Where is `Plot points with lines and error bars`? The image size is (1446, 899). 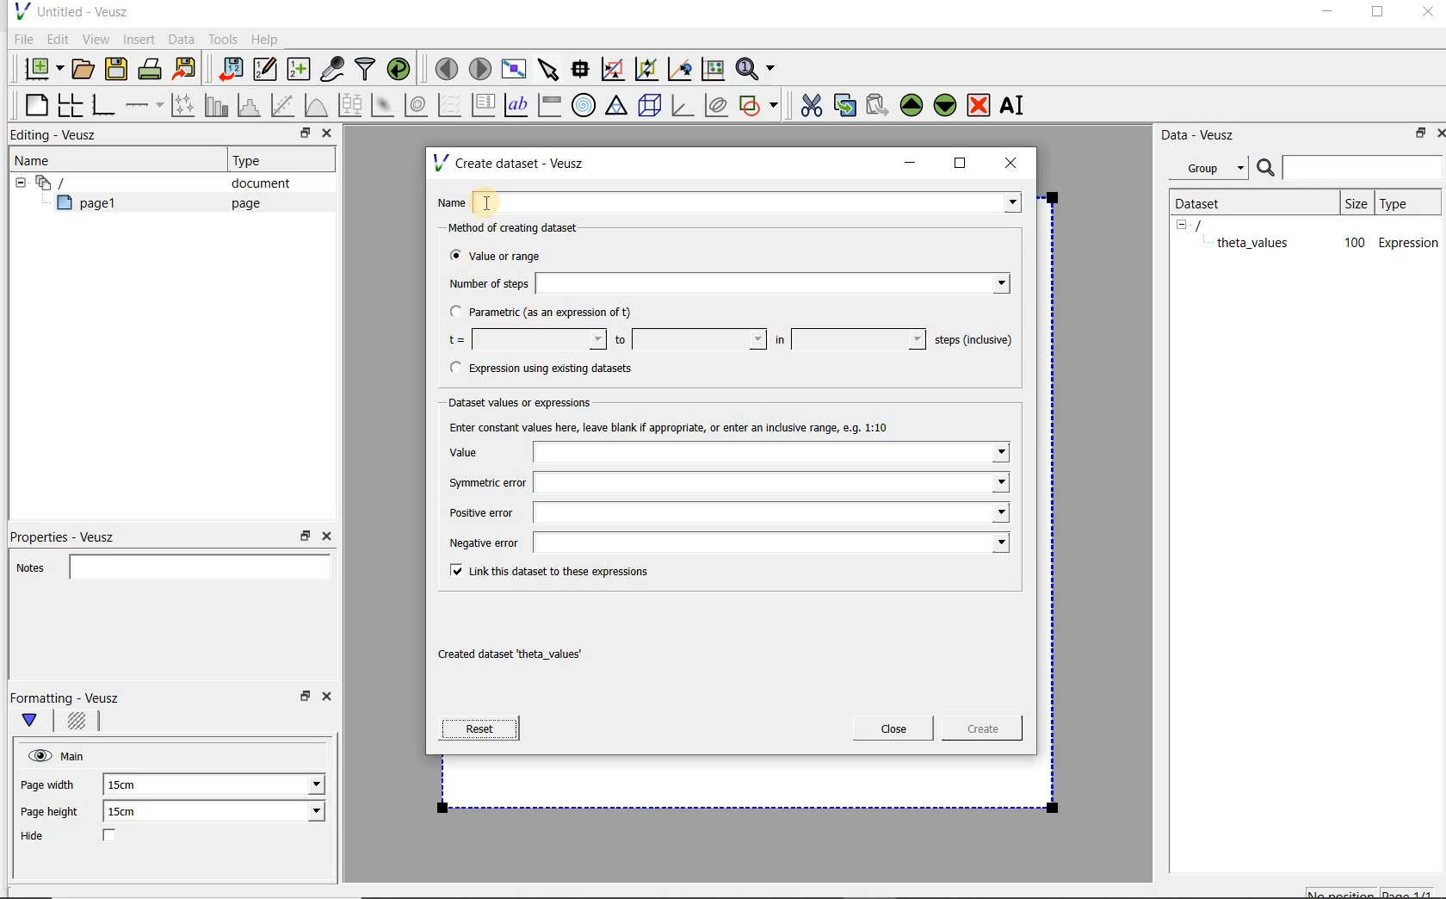 Plot points with lines and error bars is located at coordinates (184, 104).